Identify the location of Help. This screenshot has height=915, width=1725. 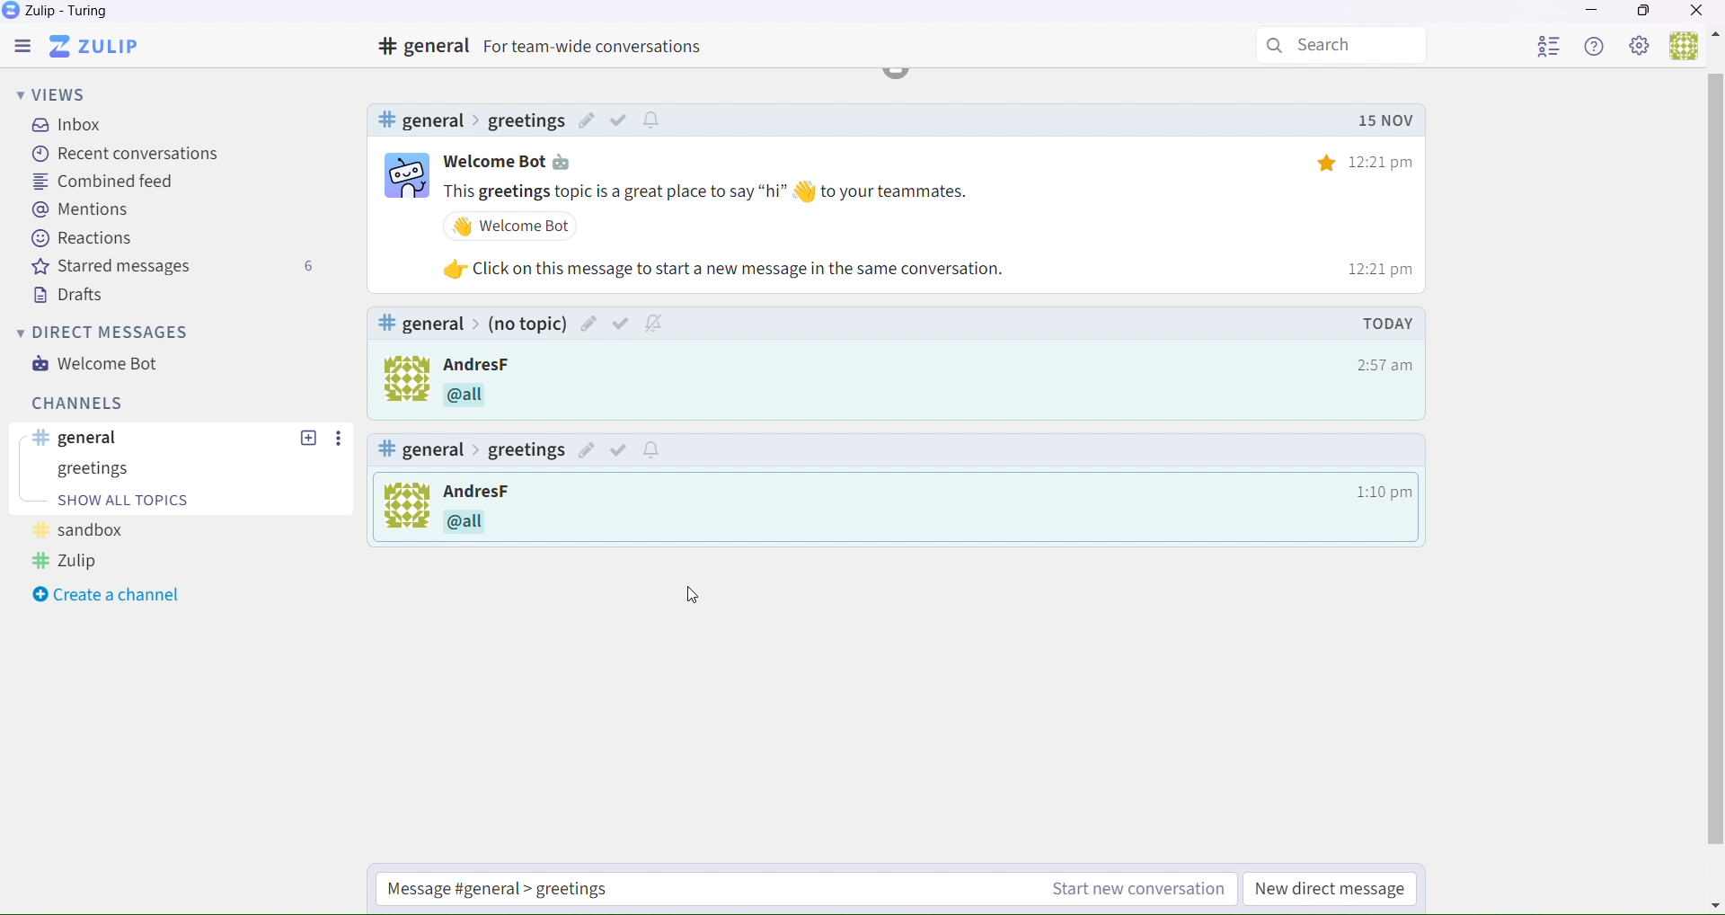
(1597, 48).